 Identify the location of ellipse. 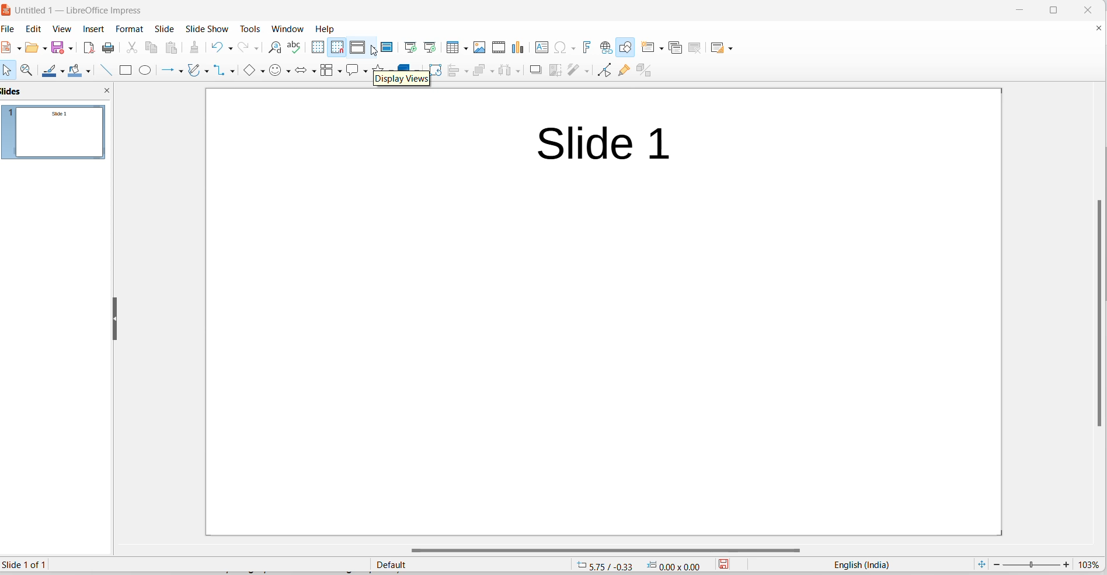
(146, 70).